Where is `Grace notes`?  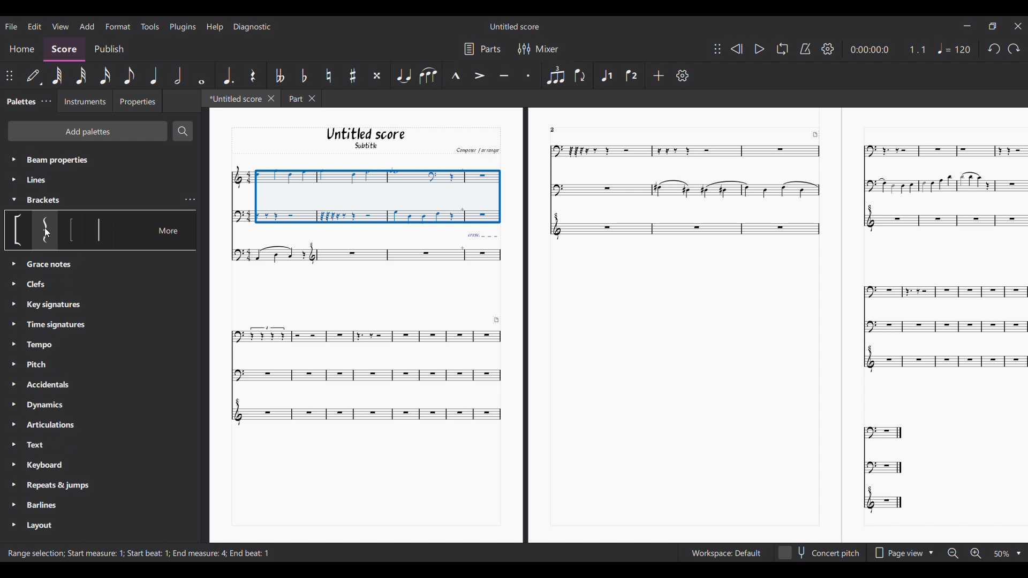 Grace notes is located at coordinates (40, 285).